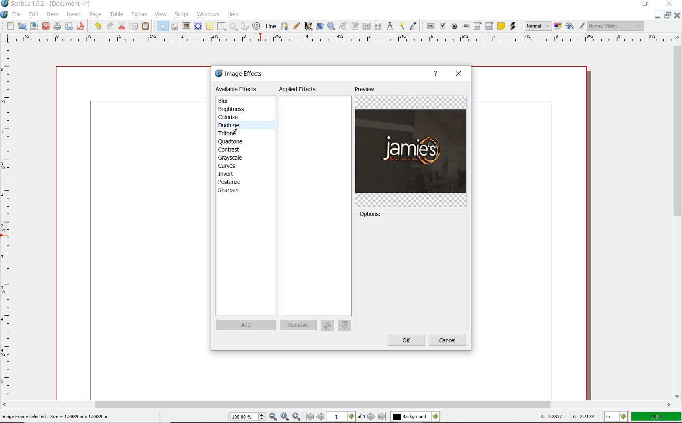 Image resolution: width=682 pixels, height=423 pixels. Describe the element at coordinates (162, 26) in the screenshot. I see `SELECT` at that location.